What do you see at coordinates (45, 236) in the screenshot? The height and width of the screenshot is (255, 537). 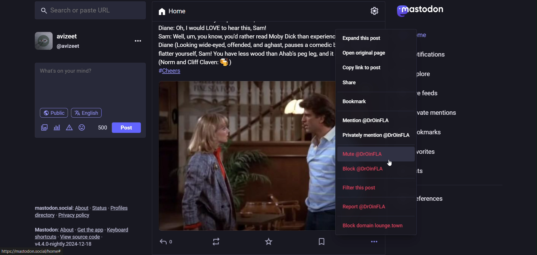 I see `shortcuts` at bounding box center [45, 236].